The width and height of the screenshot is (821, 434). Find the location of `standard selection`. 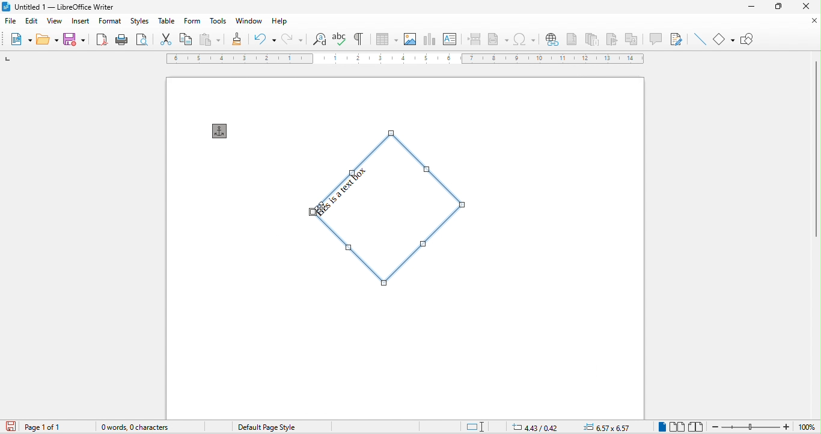

standard selection is located at coordinates (478, 426).